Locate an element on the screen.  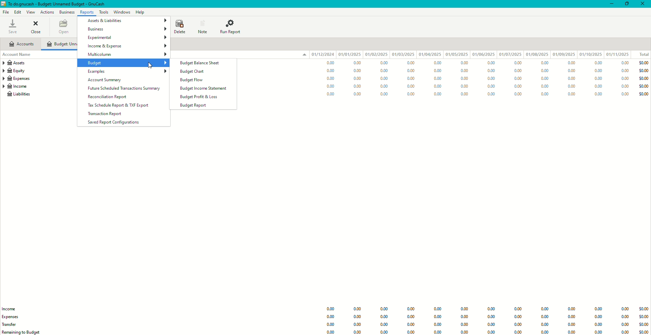
0.00 is located at coordinates (597, 63).